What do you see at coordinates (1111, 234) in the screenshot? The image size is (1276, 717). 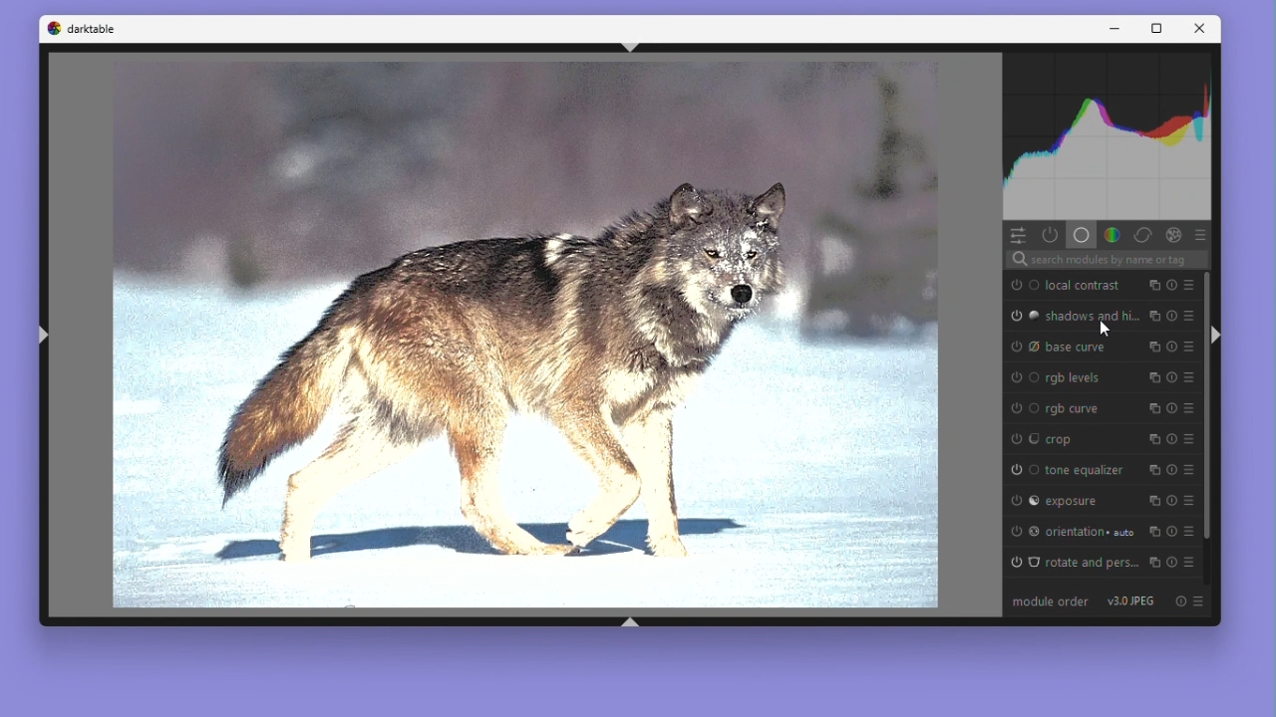 I see `Colours` at bounding box center [1111, 234].